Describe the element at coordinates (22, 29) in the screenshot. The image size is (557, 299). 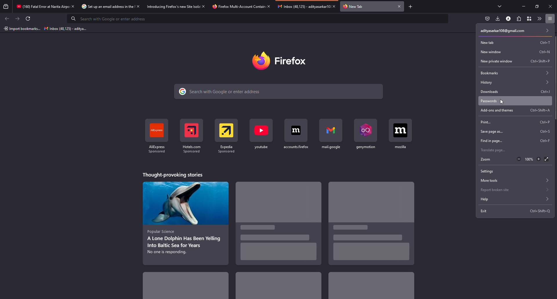
I see `import bookmarks` at that location.